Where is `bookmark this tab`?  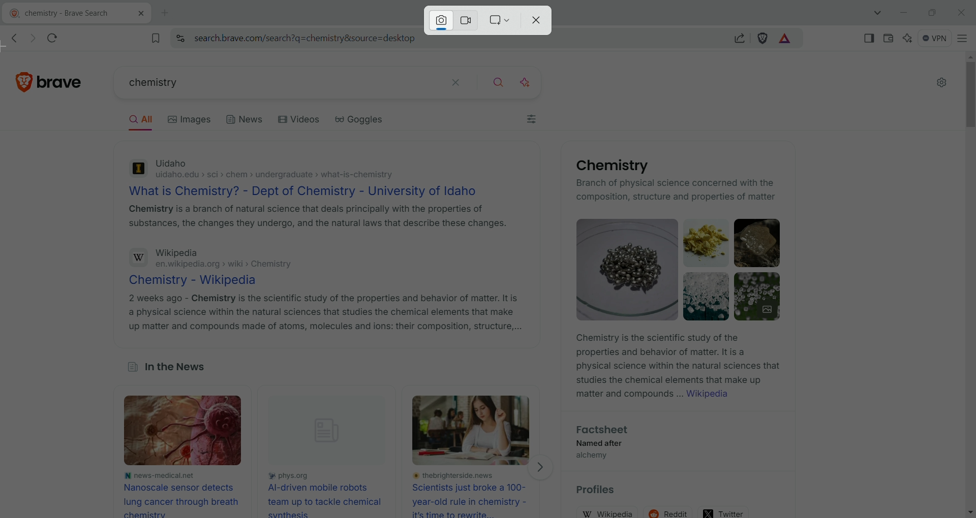
bookmark this tab is located at coordinates (156, 38).